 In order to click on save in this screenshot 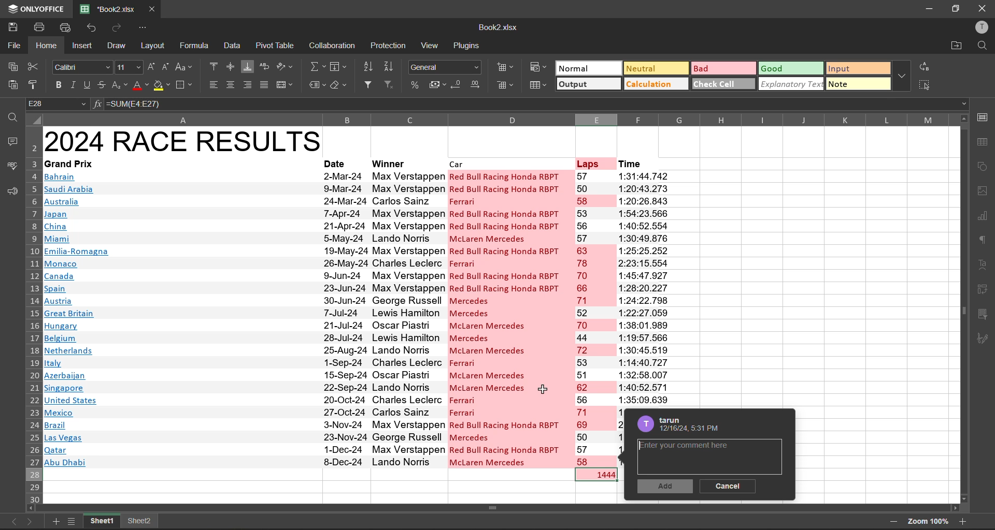, I will do `click(13, 27)`.